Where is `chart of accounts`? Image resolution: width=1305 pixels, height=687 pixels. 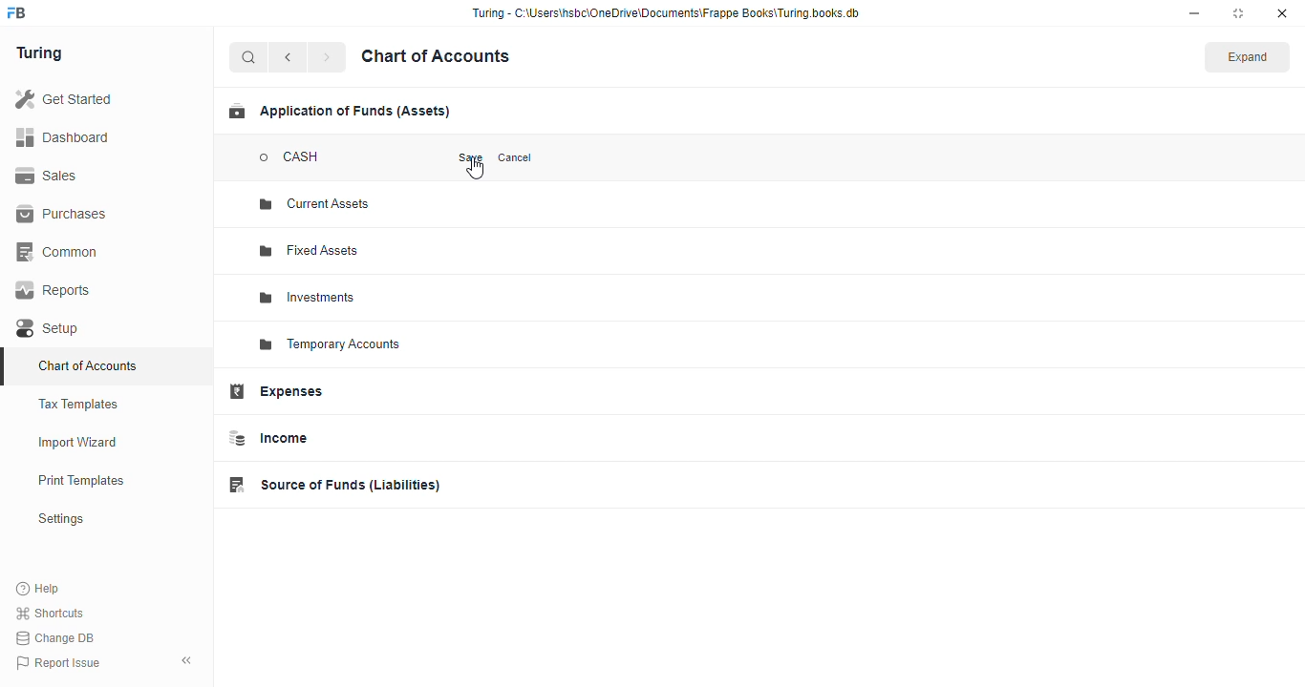
chart of accounts is located at coordinates (436, 56).